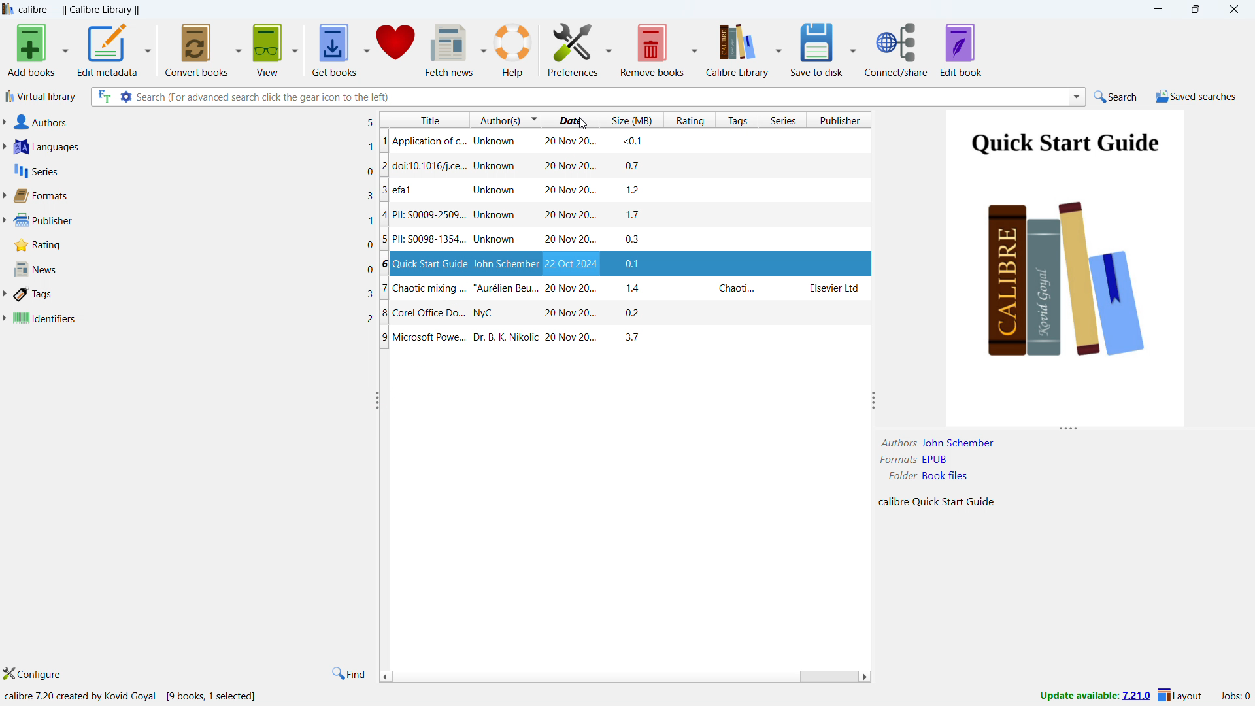  What do you see at coordinates (637, 314) in the screenshot?
I see `0.2` at bounding box center [637, 314].